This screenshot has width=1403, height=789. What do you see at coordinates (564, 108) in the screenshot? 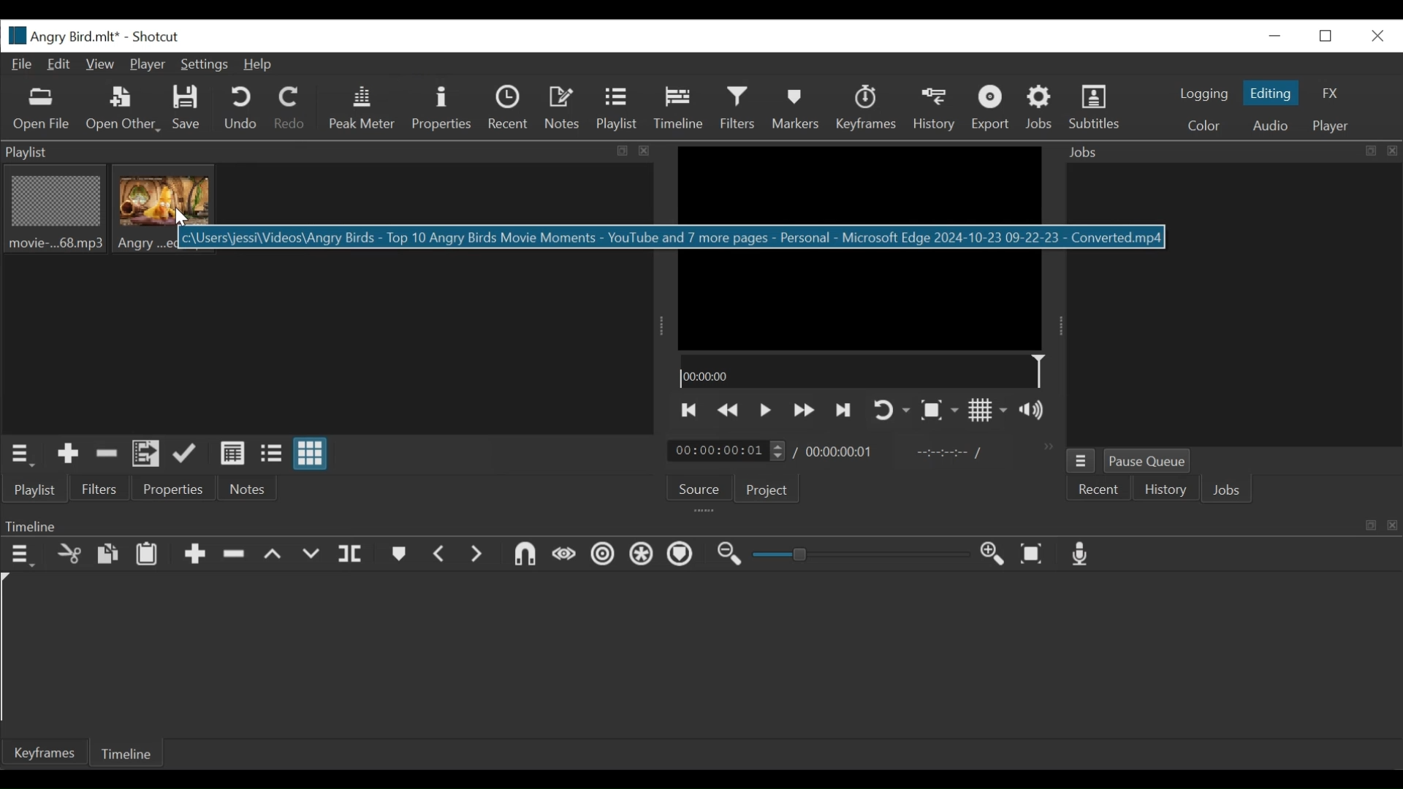
I see `Notes` at bounding box center [564, 108].